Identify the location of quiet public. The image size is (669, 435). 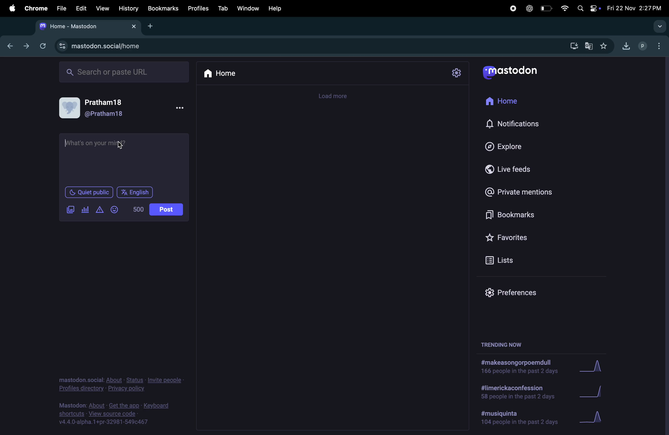
(89, 193).